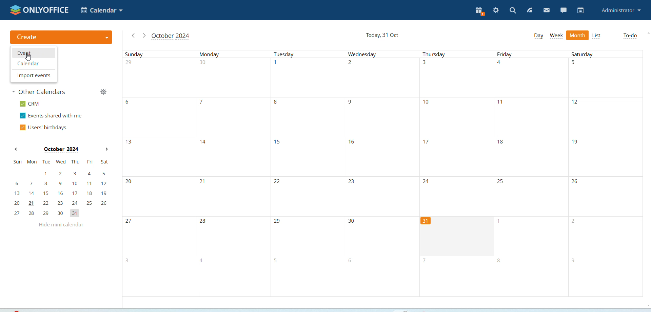 The width and height of the screenshot is (651, 312). Describe the element at coordinates (480, 12) in the screenshot. I see `present` at that location.